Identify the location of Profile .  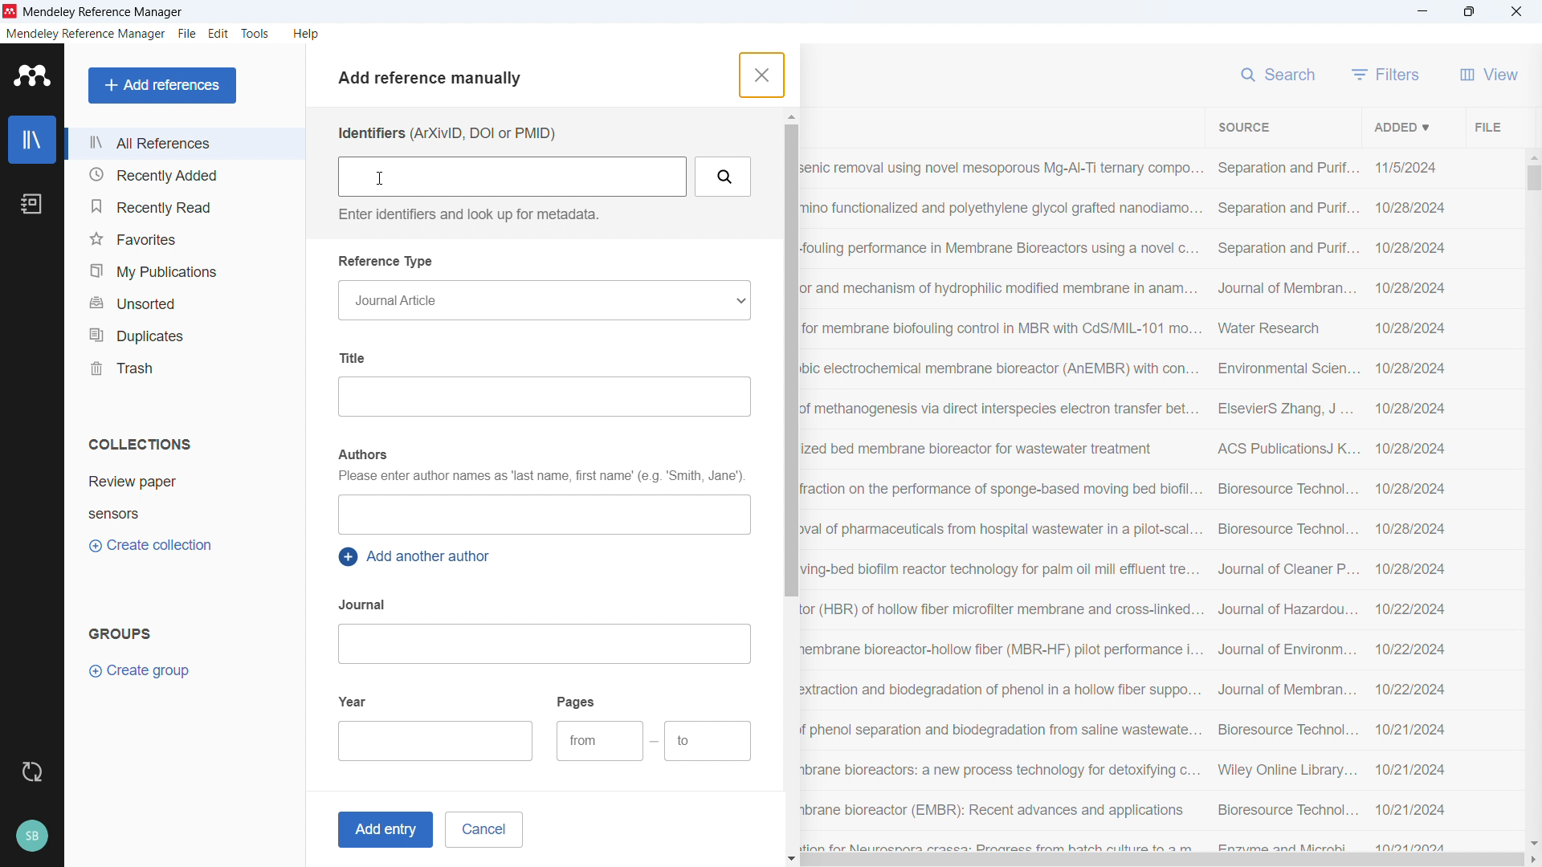
(31, 836).